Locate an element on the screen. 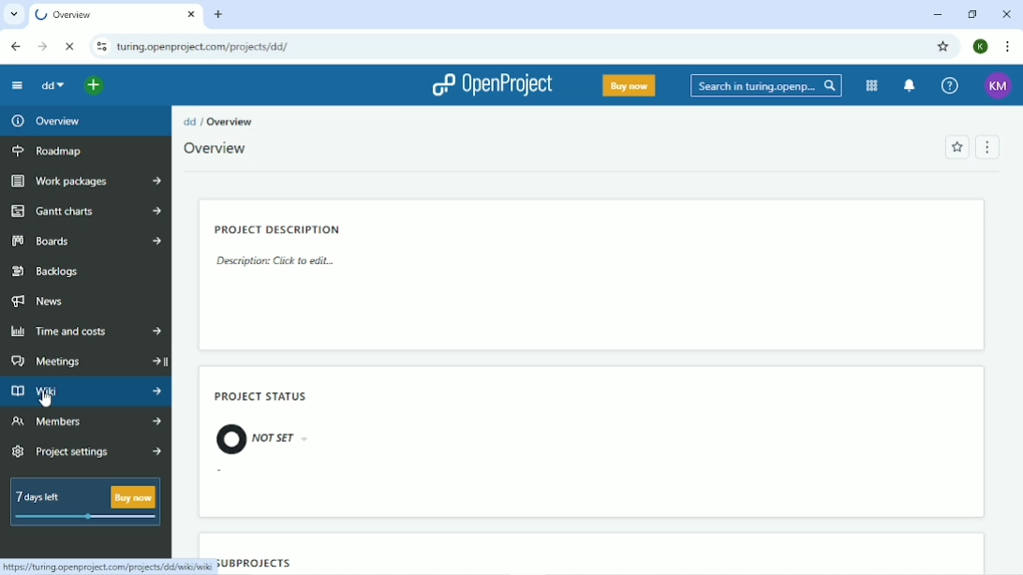  Meetings is located at coordinates (72, 358).